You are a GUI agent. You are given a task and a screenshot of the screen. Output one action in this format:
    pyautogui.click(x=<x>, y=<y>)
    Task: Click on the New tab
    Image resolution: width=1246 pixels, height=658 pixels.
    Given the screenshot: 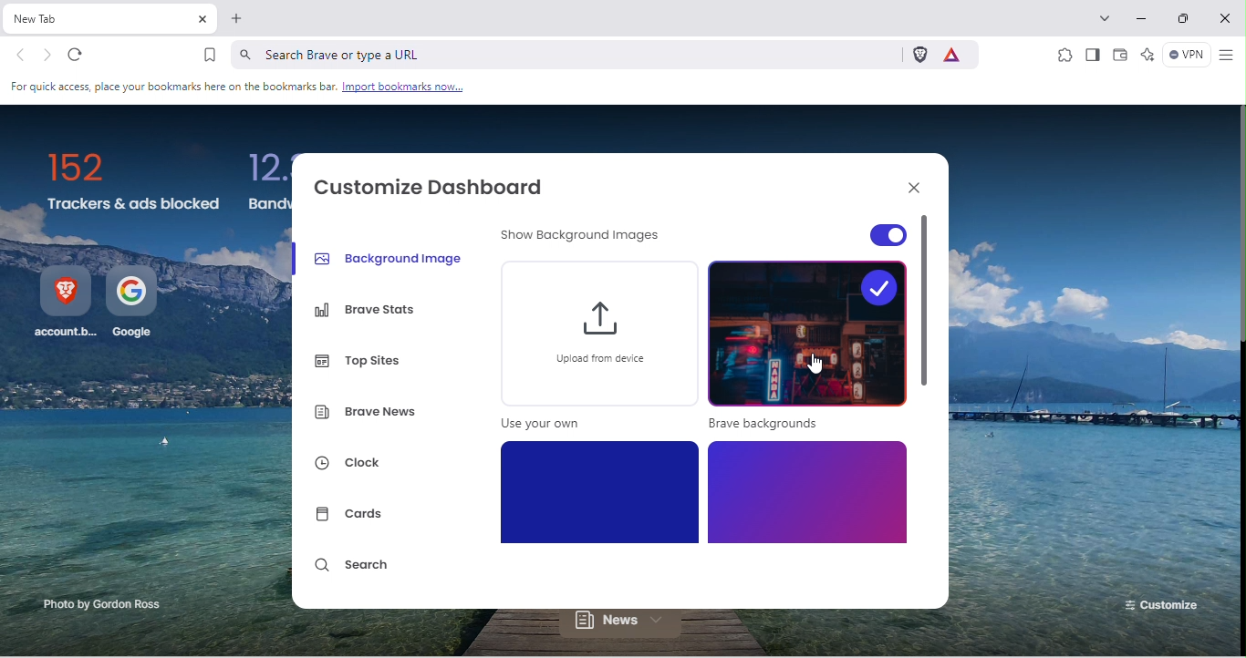 What is the action you would take?
    pyautogui.click(x=98, y=19)
    